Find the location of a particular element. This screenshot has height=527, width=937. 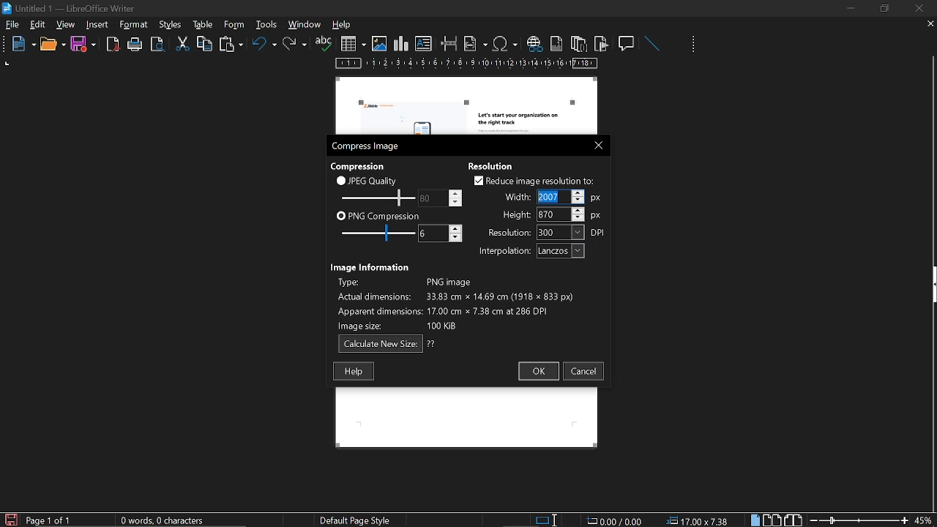

current page is located at coordinates (49, 520).